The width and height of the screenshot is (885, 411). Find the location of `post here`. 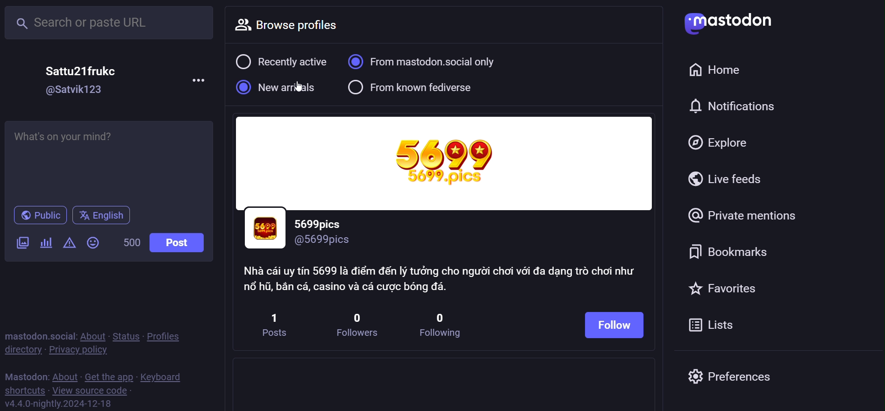

post here is located at coordinates (108, 159).